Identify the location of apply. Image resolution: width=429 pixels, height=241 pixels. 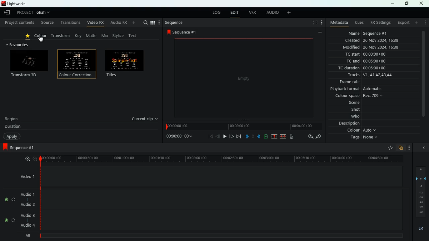
(12, 137).